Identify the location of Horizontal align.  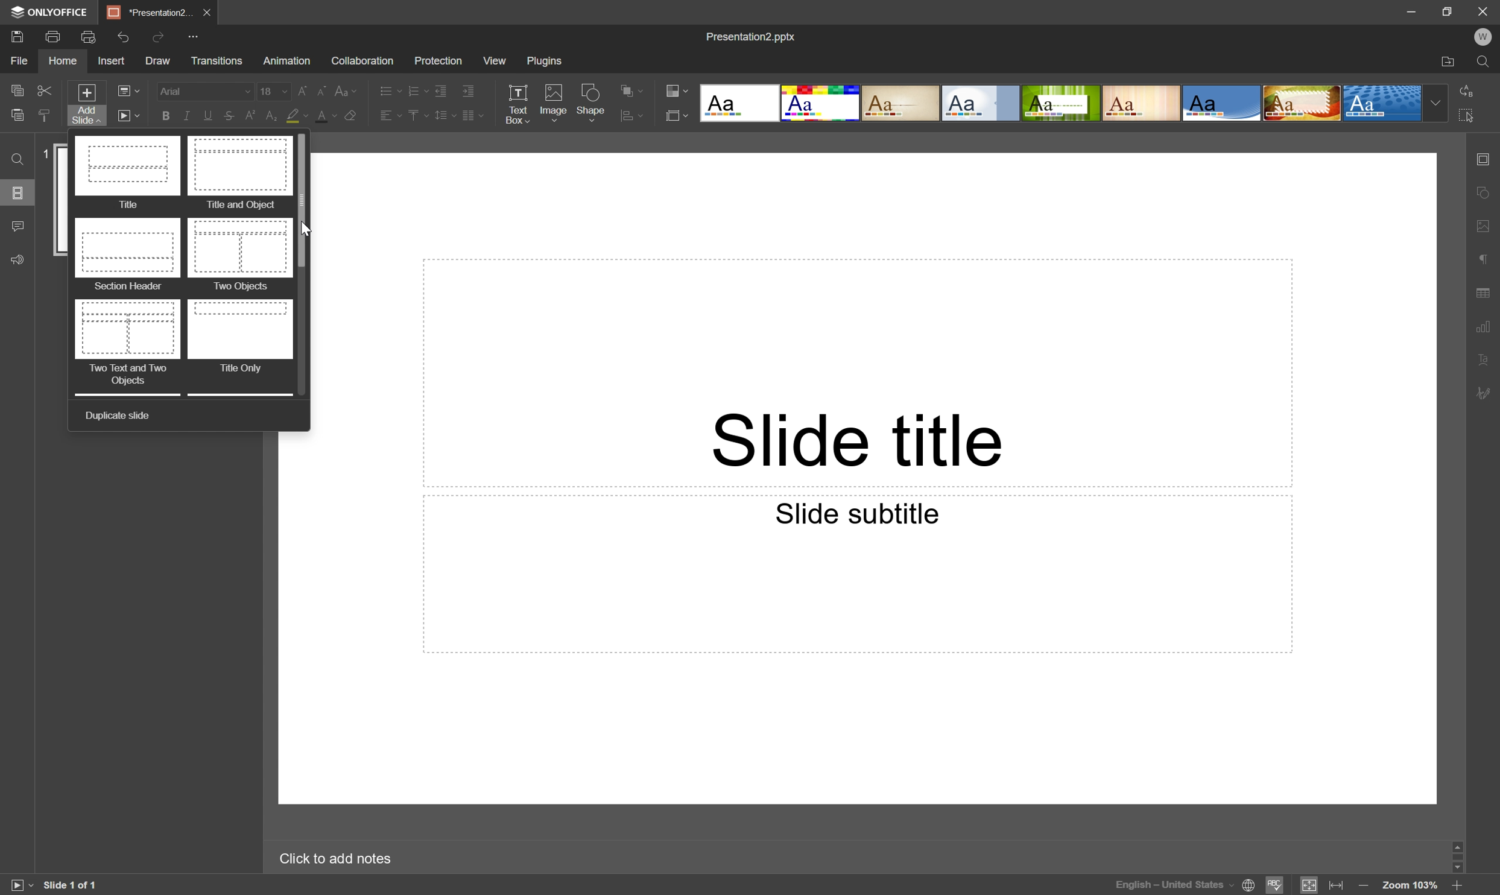
(384, 115).